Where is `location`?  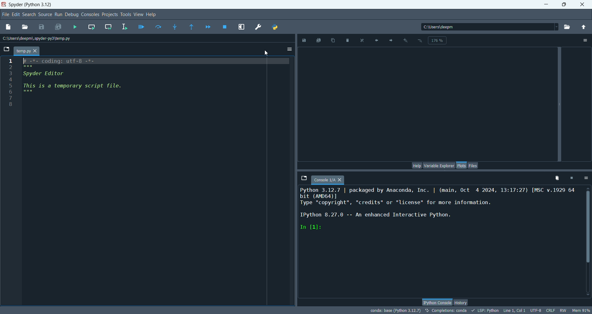
location is located at coordinates (490, 27).